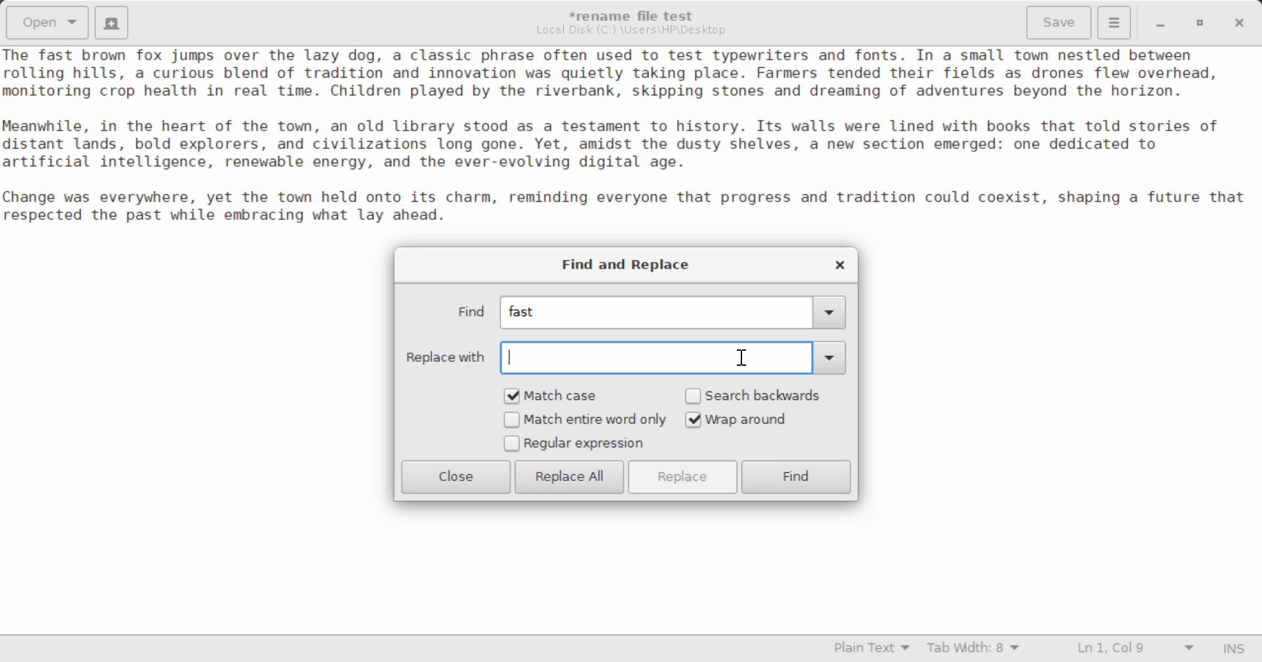 This screenshot has height=662, width=1262. What do you see at coordinates (560, 395) in the screenshot?
I see `Match Case` at bounding box center [560, 395].